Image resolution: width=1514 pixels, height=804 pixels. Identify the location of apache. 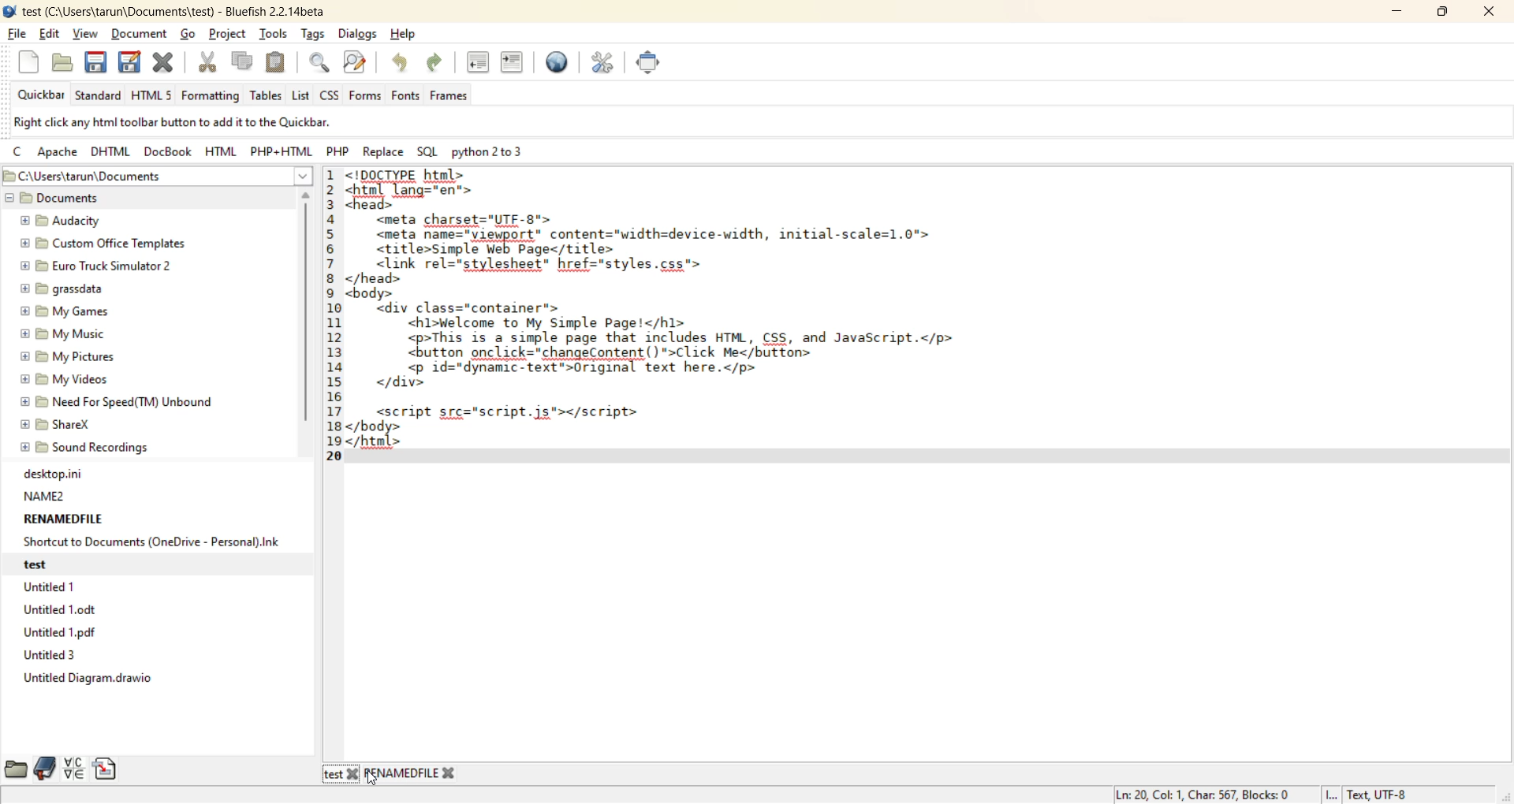
(56, 154).